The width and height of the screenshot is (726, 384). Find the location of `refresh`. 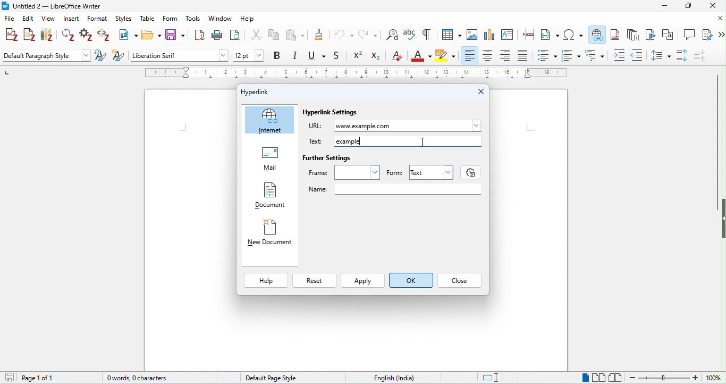

refresh is located at coordinates (69, 35).